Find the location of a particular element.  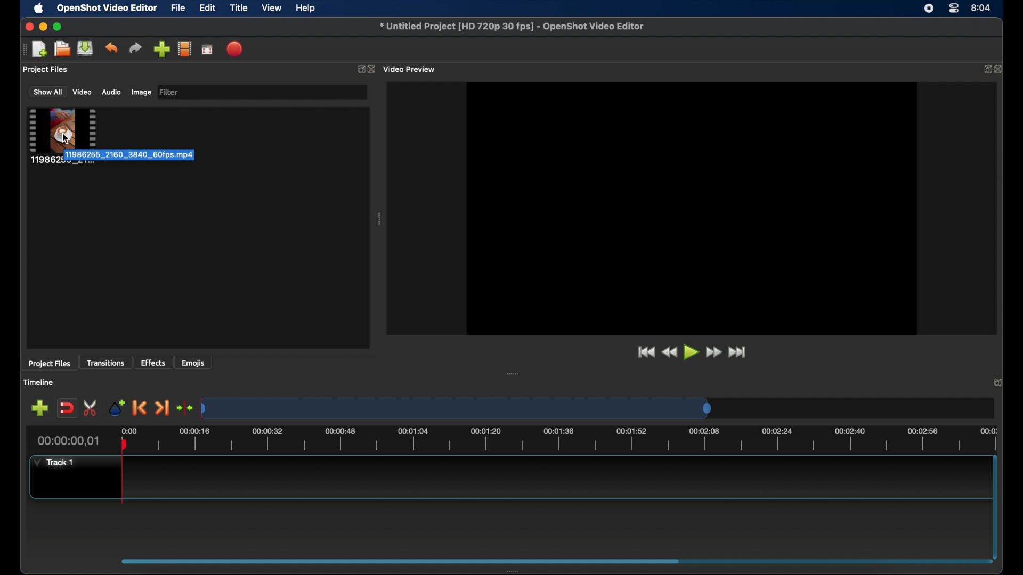

timeline scale is located at coordinates (456, 409).